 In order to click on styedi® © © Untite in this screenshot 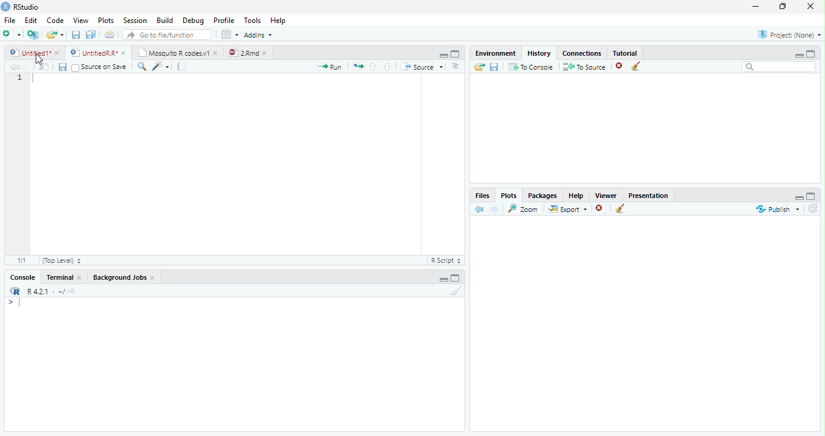, I will do `click(98, 53)`.